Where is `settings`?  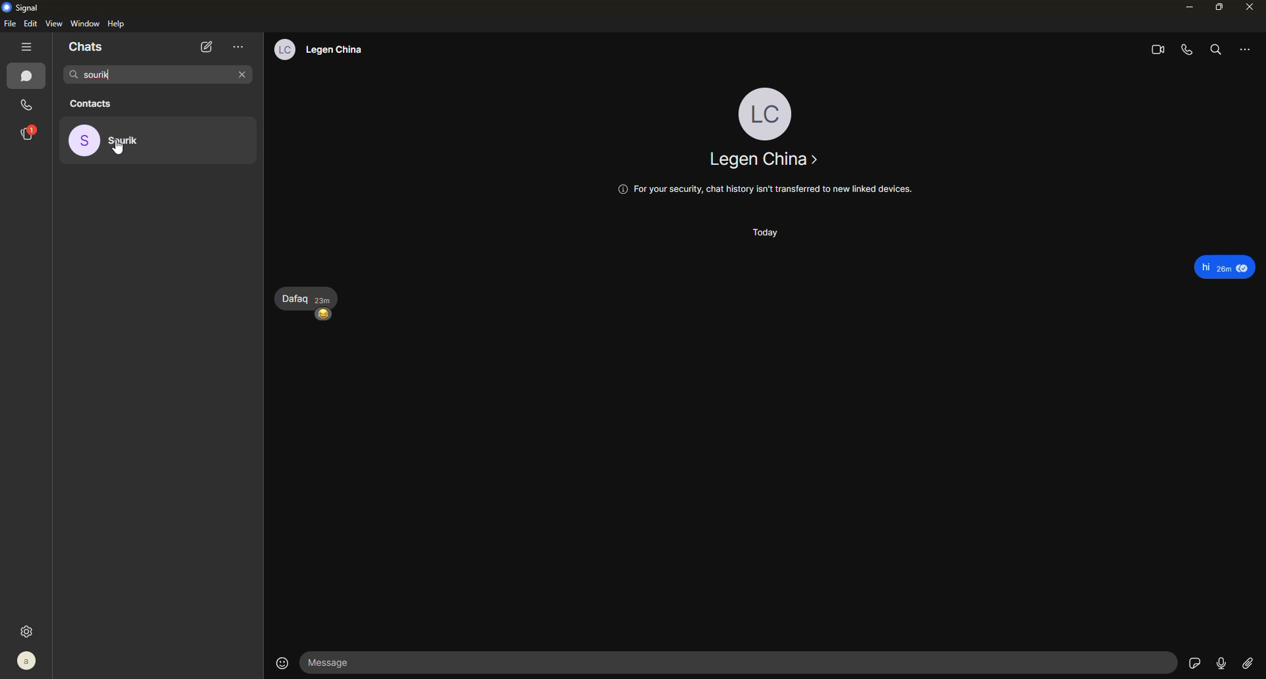 settings is located at coordinates (26, 630).